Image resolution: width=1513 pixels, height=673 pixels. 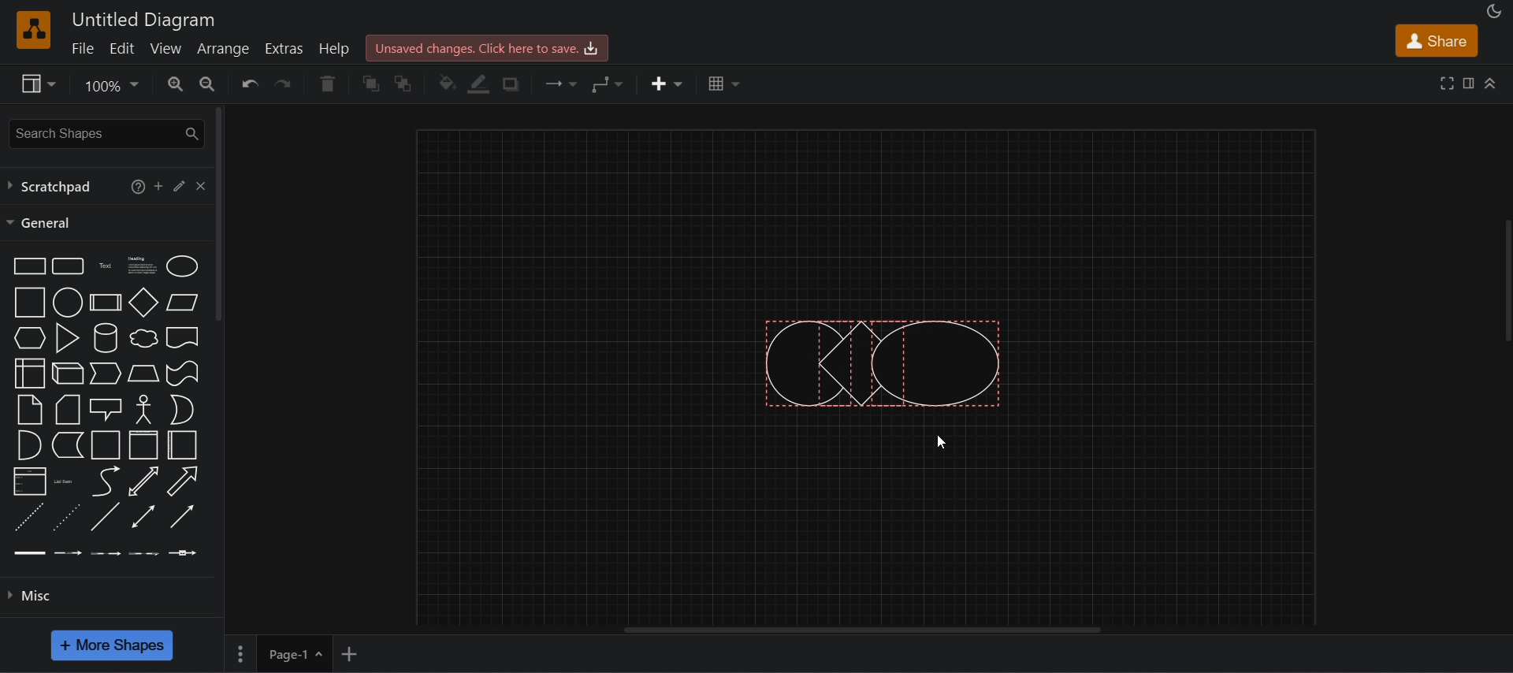 I want to click on Vertical container, so click(x=144, y=445).